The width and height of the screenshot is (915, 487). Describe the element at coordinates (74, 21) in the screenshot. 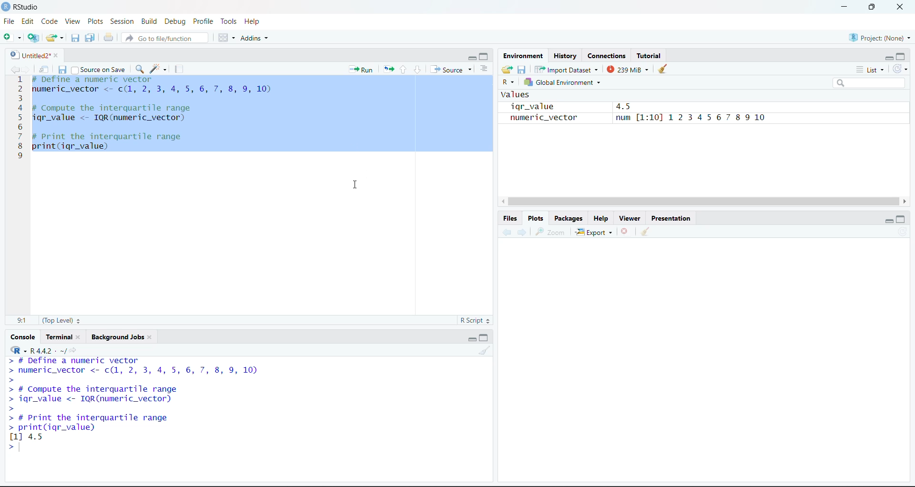

I see `View` at that location.